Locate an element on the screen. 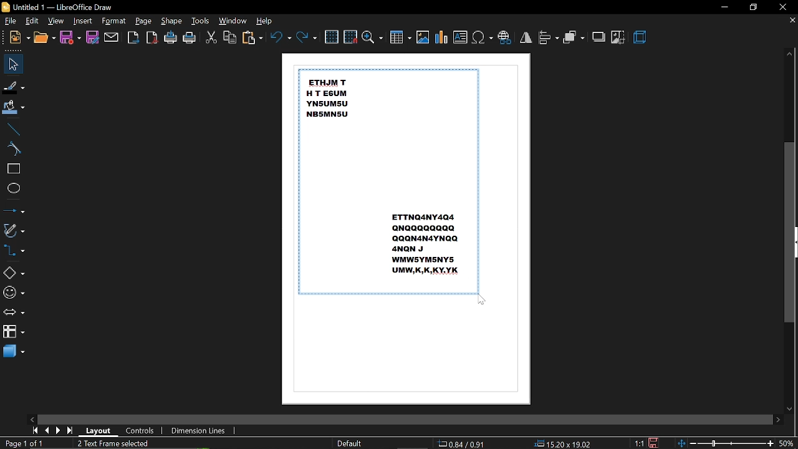 This screenshot has width=798, height=449. shape is located at coordinates (171, 21).